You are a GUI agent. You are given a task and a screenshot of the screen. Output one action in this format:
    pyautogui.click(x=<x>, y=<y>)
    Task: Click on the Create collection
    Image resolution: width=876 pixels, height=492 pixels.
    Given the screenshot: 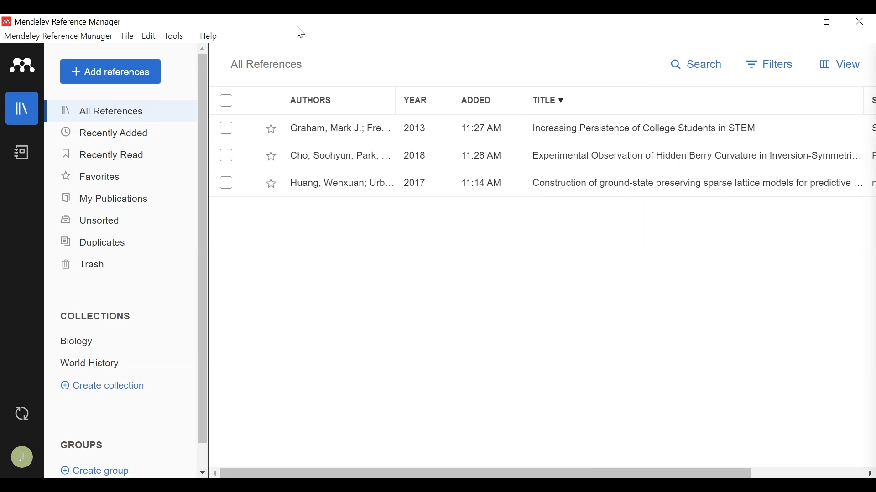 What is the action you would take?
    pyautogui.click(x=103, y=386)
    